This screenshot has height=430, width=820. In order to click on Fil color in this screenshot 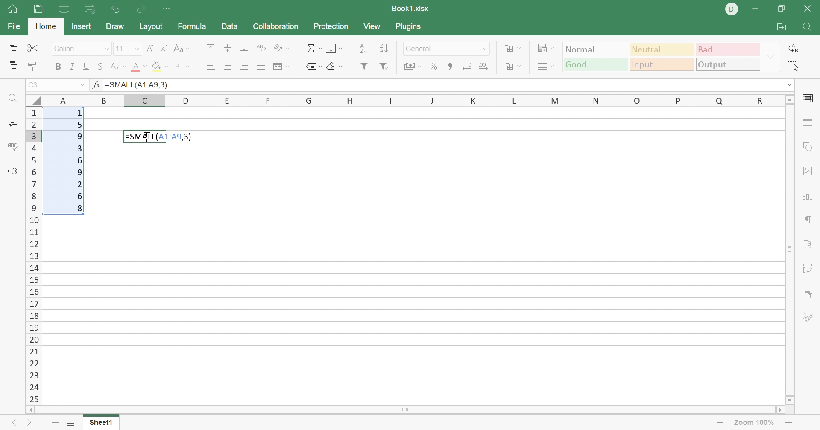, I will do `click(159, 66)`.